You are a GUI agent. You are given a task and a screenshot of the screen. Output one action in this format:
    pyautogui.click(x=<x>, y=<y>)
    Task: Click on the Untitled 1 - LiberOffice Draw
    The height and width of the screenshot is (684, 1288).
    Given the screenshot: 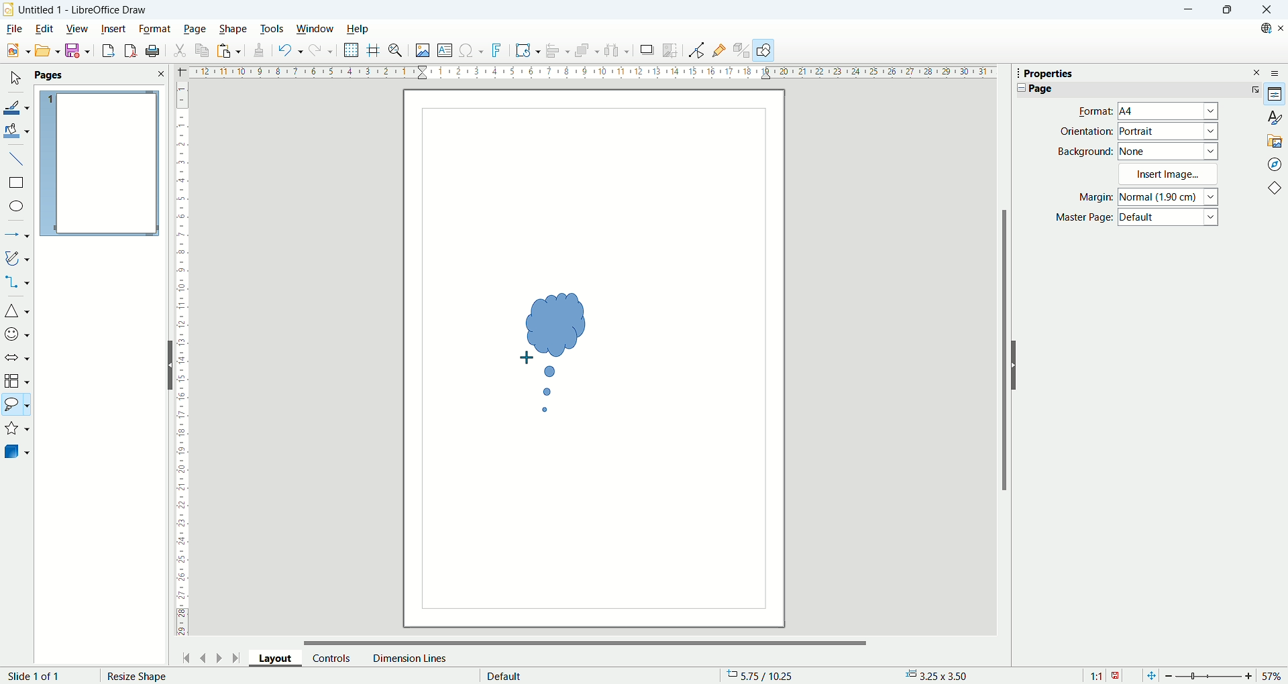 What is the action you would take?
    pyautogui.click(x=83, y=8)
    